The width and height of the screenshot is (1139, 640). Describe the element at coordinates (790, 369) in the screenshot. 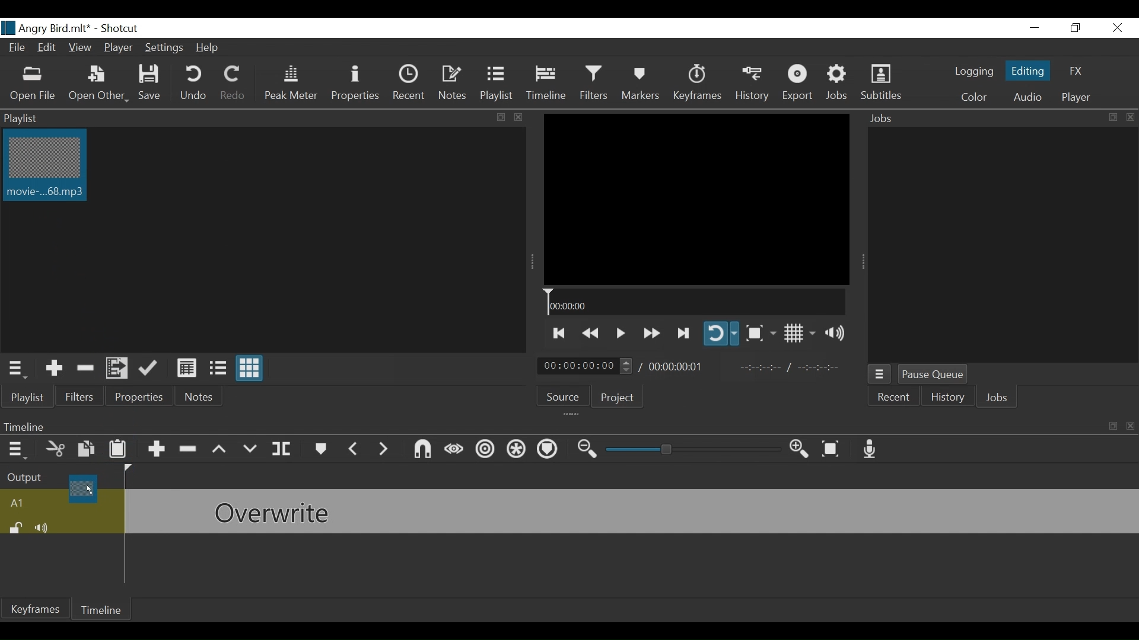

I see `In point` at that location.